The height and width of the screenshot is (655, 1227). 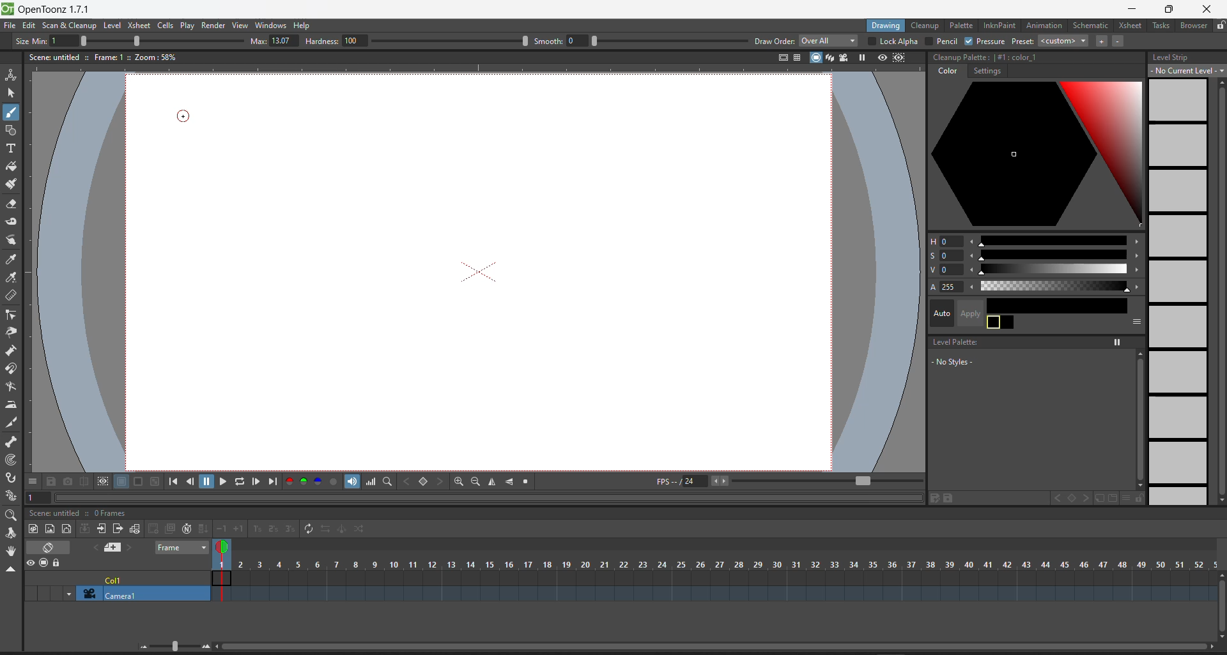 What do you see at coordinates (138, 24) in the screenshot?
I see `xsheet` at bounding box center [138, 24].